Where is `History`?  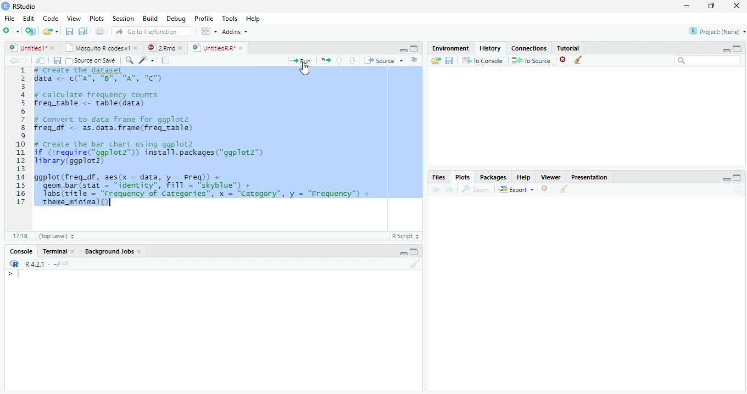 History is located at coordinates (492, 48).